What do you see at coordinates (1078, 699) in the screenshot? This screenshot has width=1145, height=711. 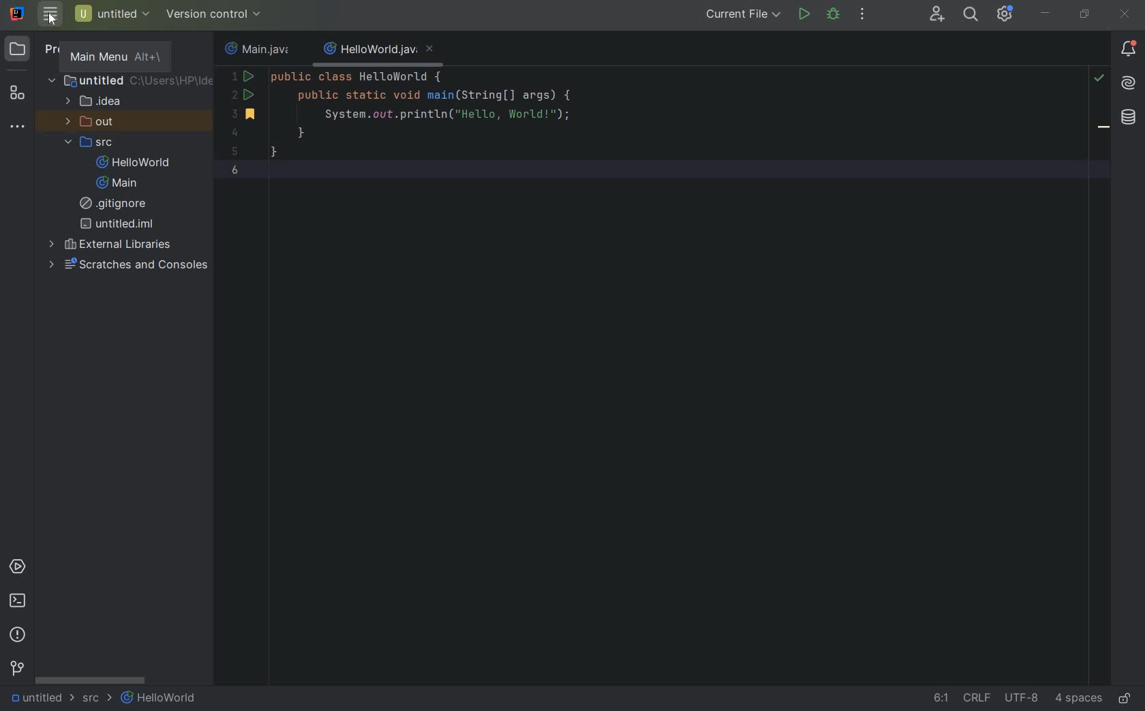 I see `Indent` at bounding box center [1078, 699].